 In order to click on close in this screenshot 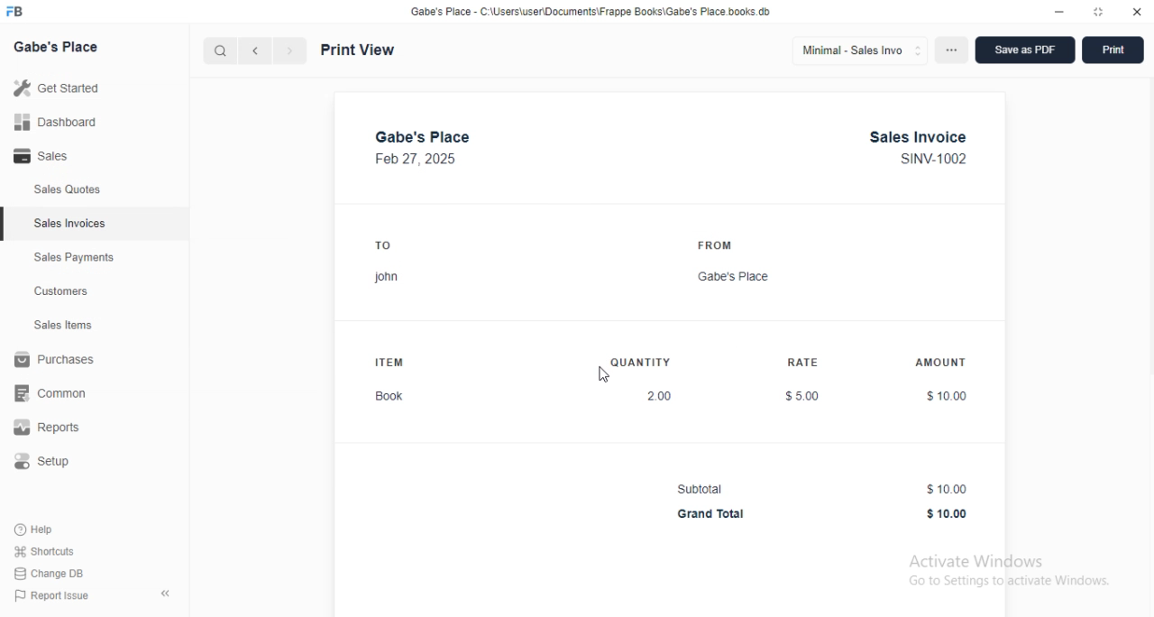, I will do `click(1136, 11)`.